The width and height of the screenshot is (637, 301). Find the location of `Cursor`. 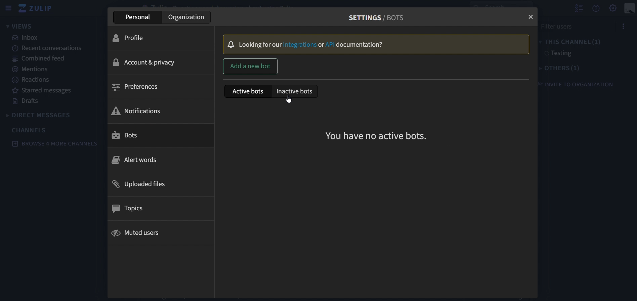

Cursor is located at coordinates (288, 99).